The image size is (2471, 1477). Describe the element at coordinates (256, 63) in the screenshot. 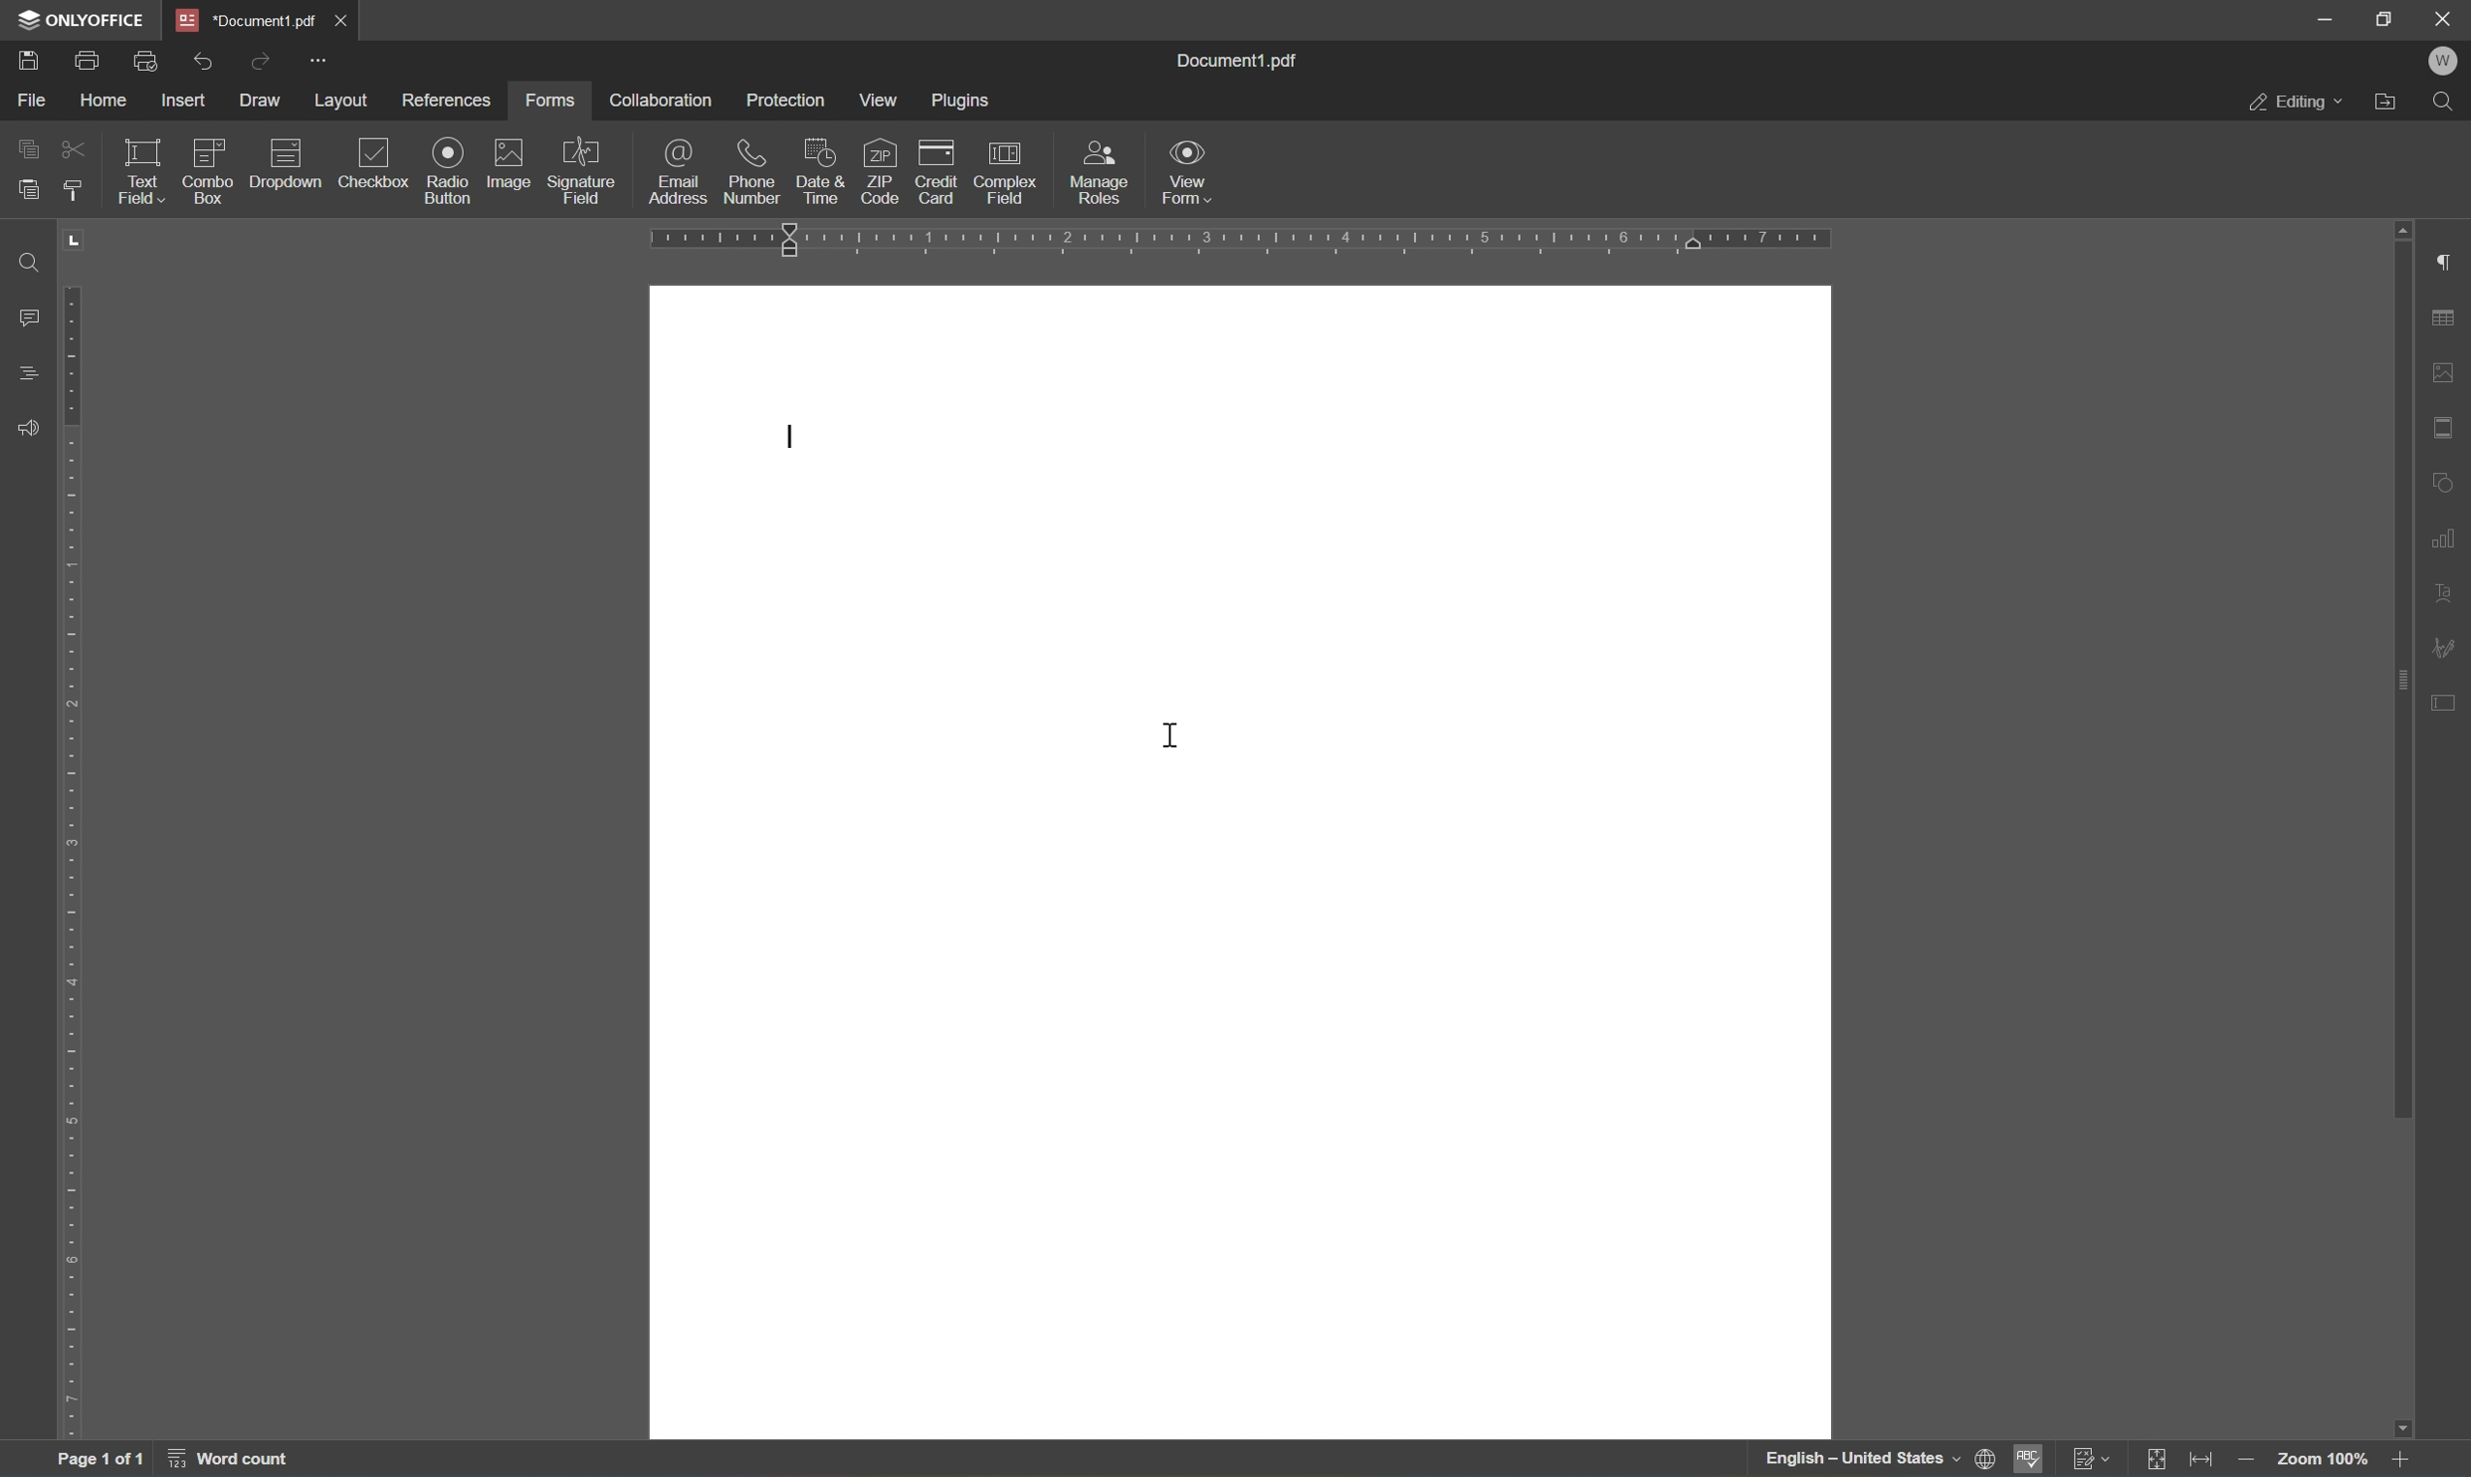

I see `redo` at that location.